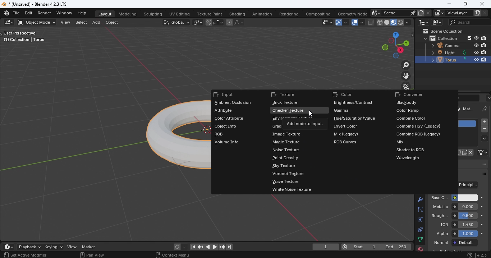  Describe the element at coordinates (387, 22) in the screenshot. I see `Viewport shading` at that location.